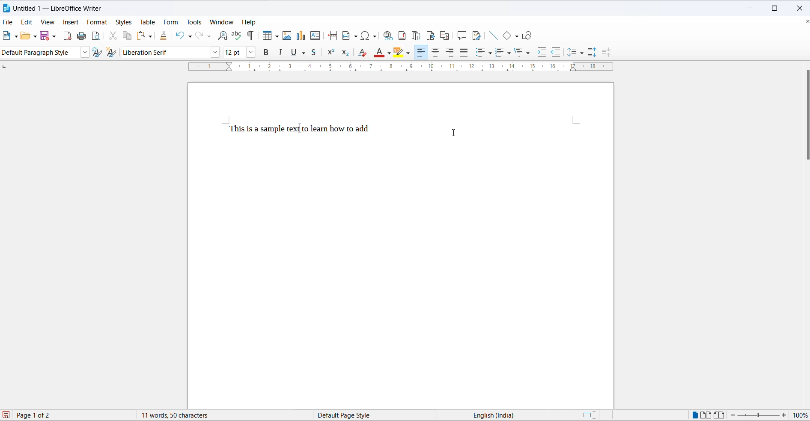  Describe the element at coordinates (164, 53) in the screenshot. I see `font name` at that location.